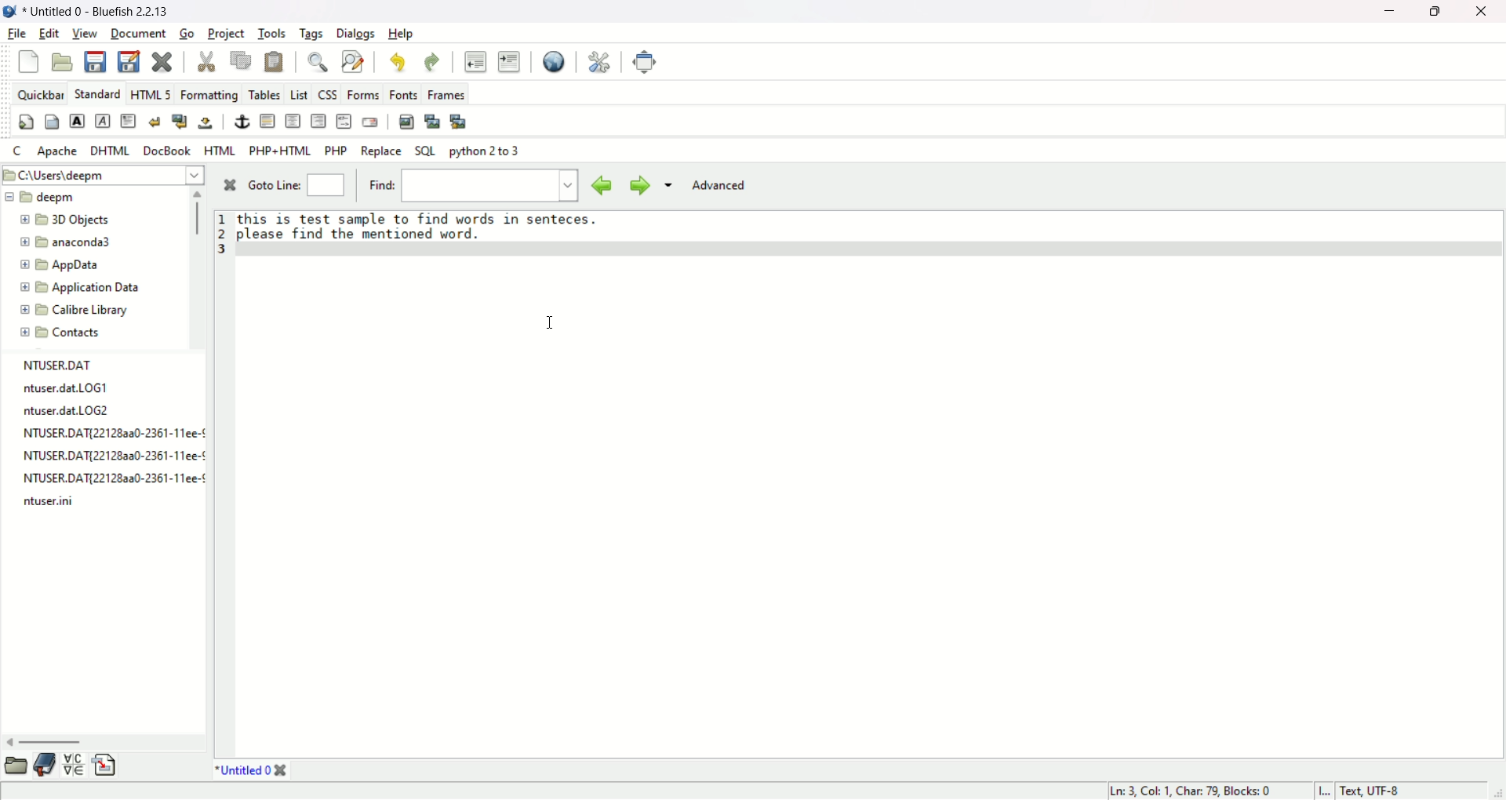  Describe the element at coordinates (128, 121) in the screenshot. I see `paragraph` at that location.